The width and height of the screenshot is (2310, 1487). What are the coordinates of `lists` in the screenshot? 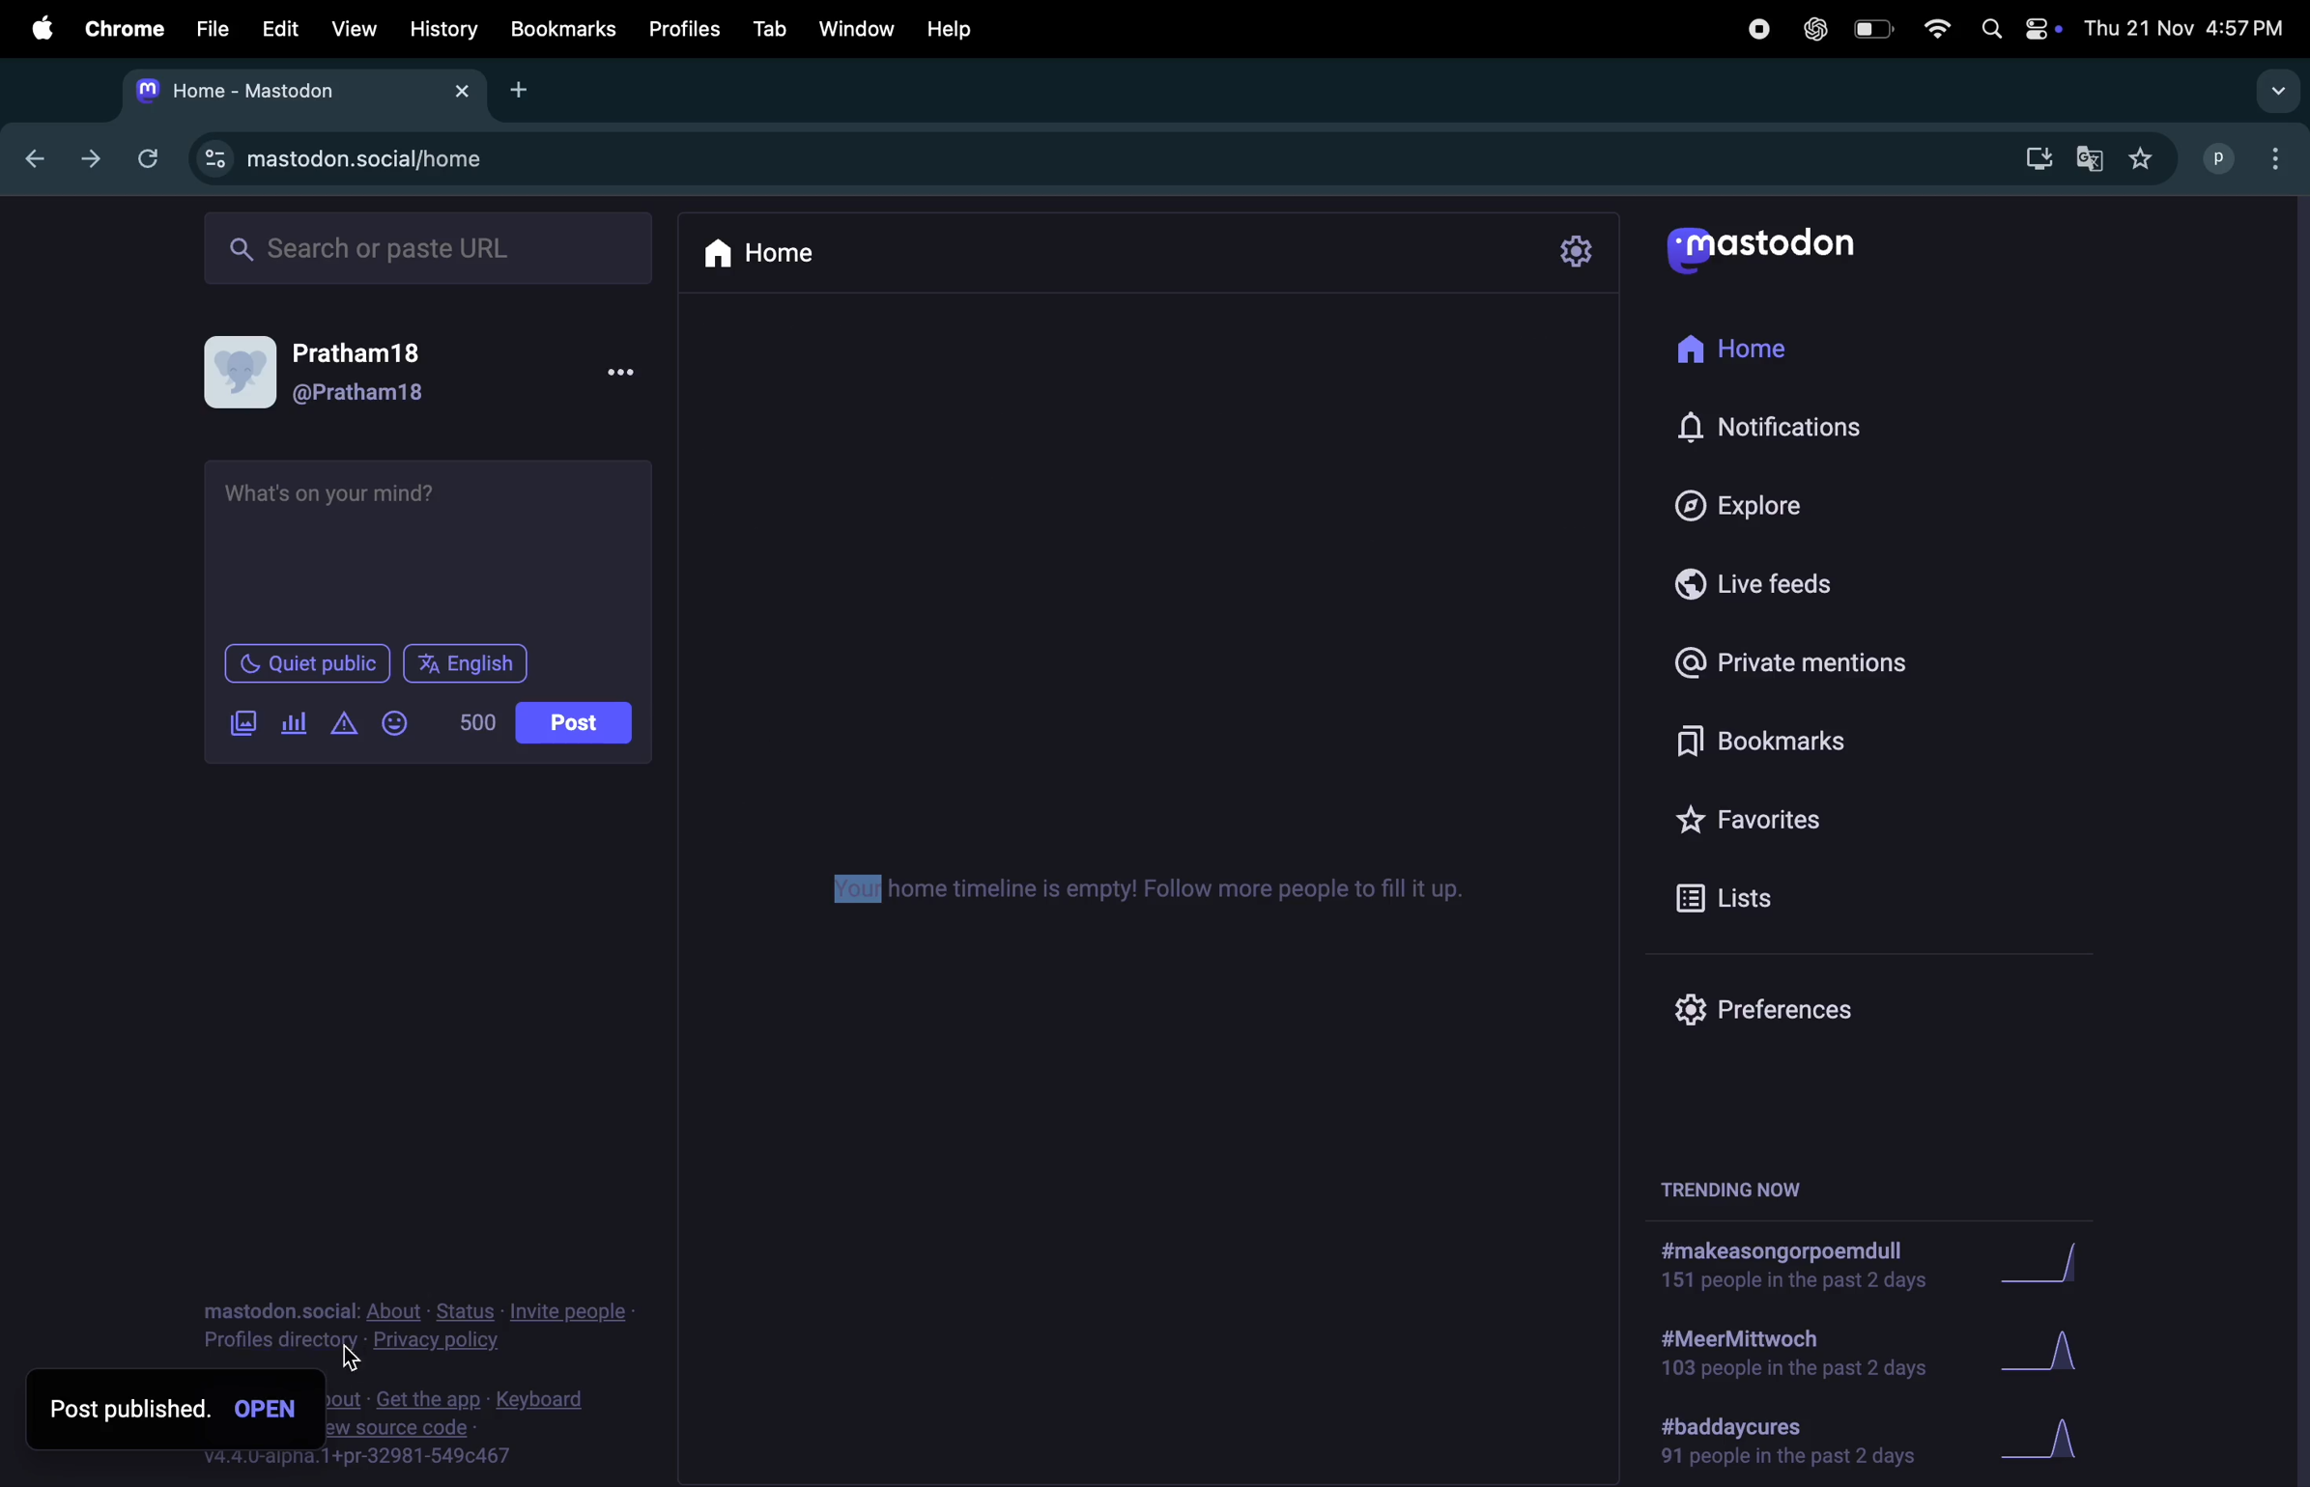 It's located at (1737, 897).